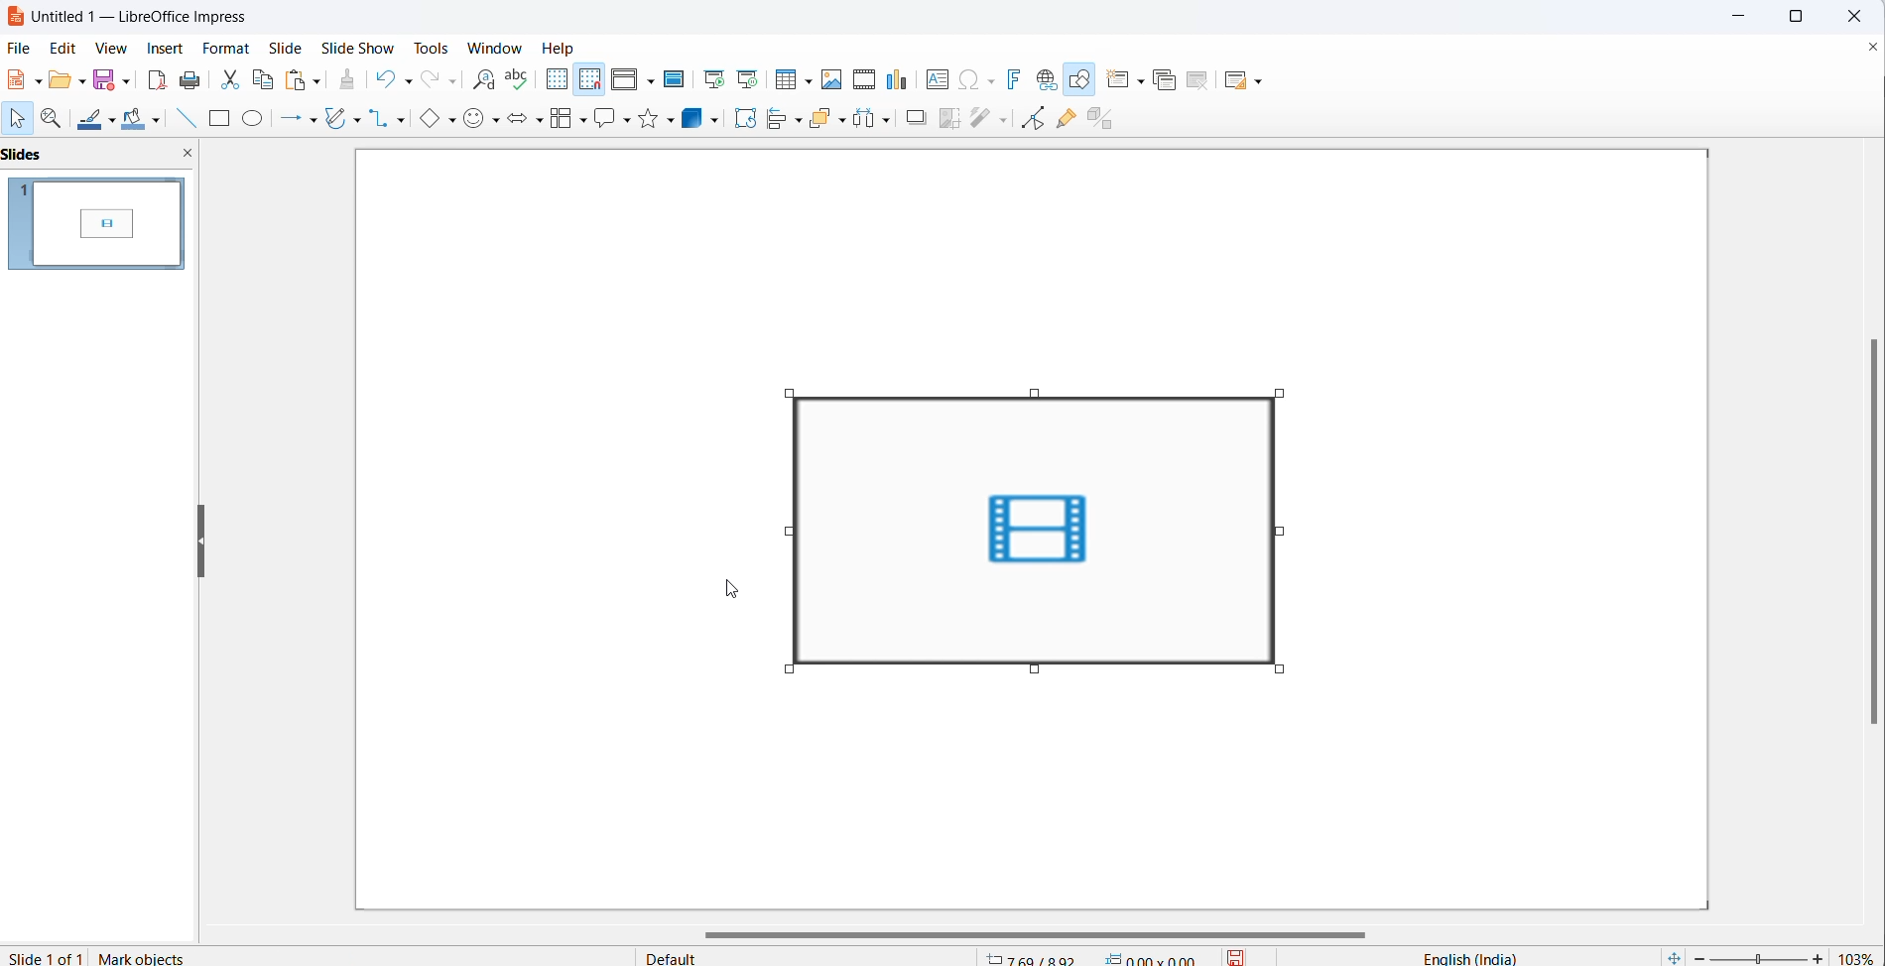 This screenshot has width=1885, height=966. What do you see at coordinates (713, 78) in the screenshot?
I see `start from first slide` at bounding box center [713, 78].